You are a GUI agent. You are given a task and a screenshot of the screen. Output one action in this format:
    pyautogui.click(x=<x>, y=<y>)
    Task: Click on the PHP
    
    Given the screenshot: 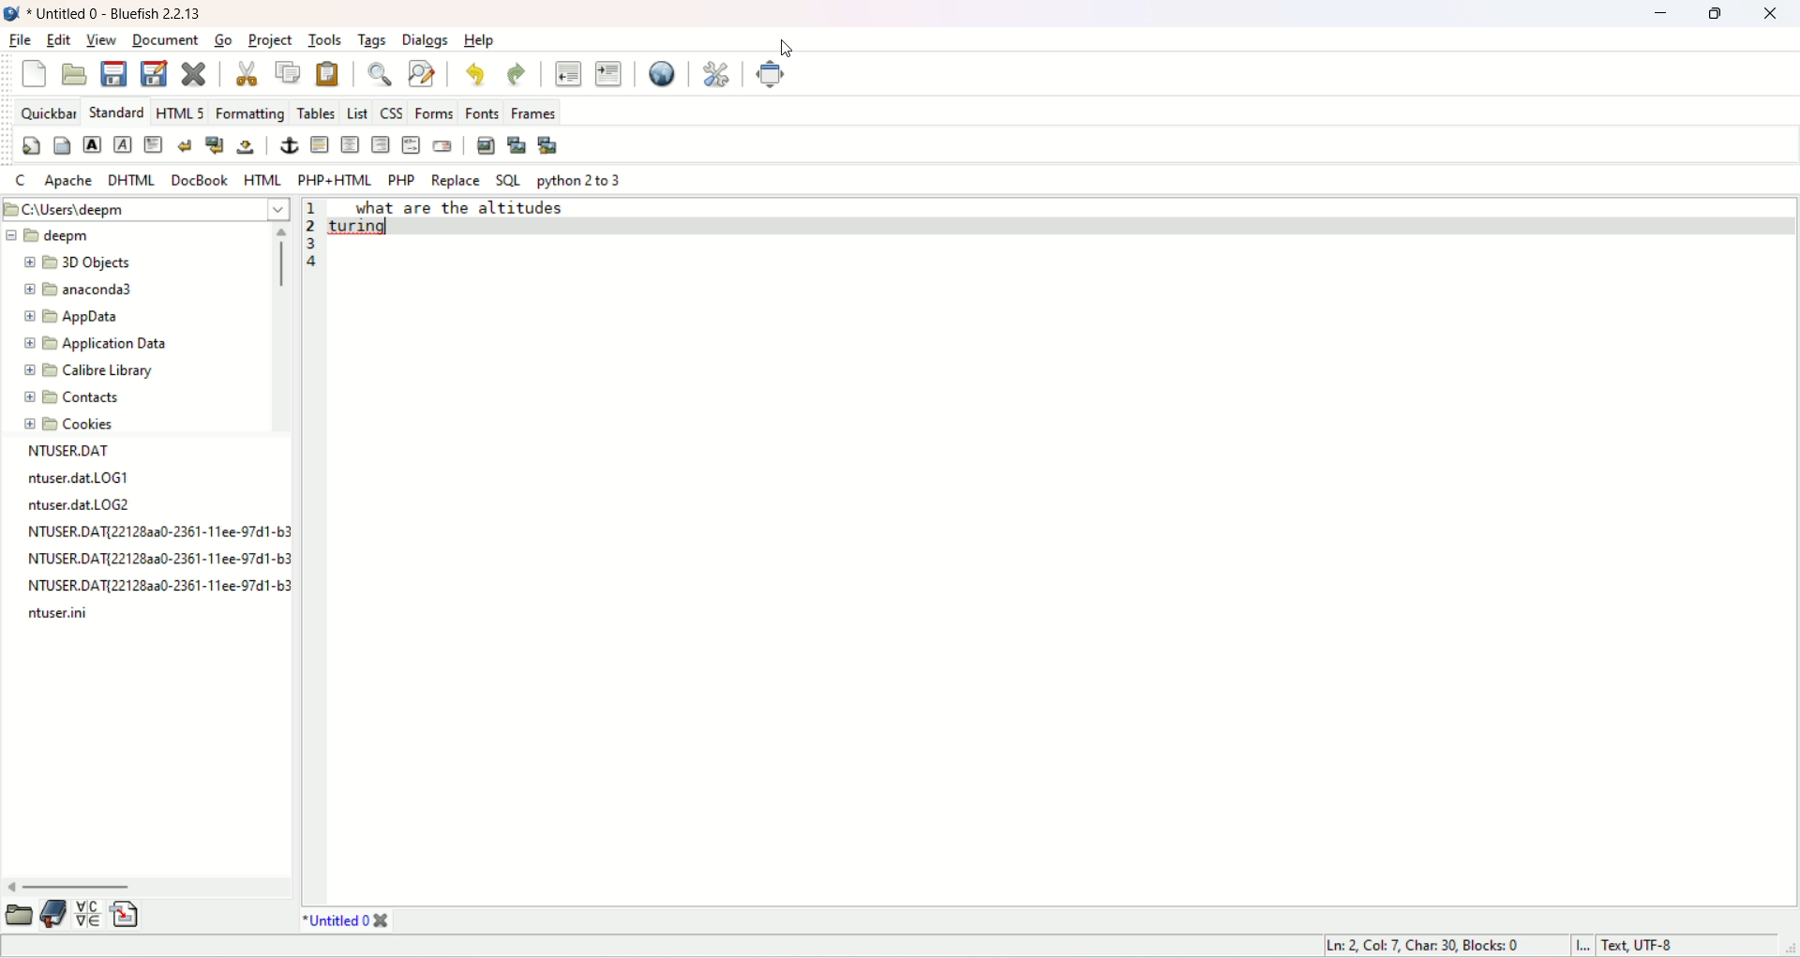 What is the action you would take?
    pyautogui.click(x=400, y=179)
    